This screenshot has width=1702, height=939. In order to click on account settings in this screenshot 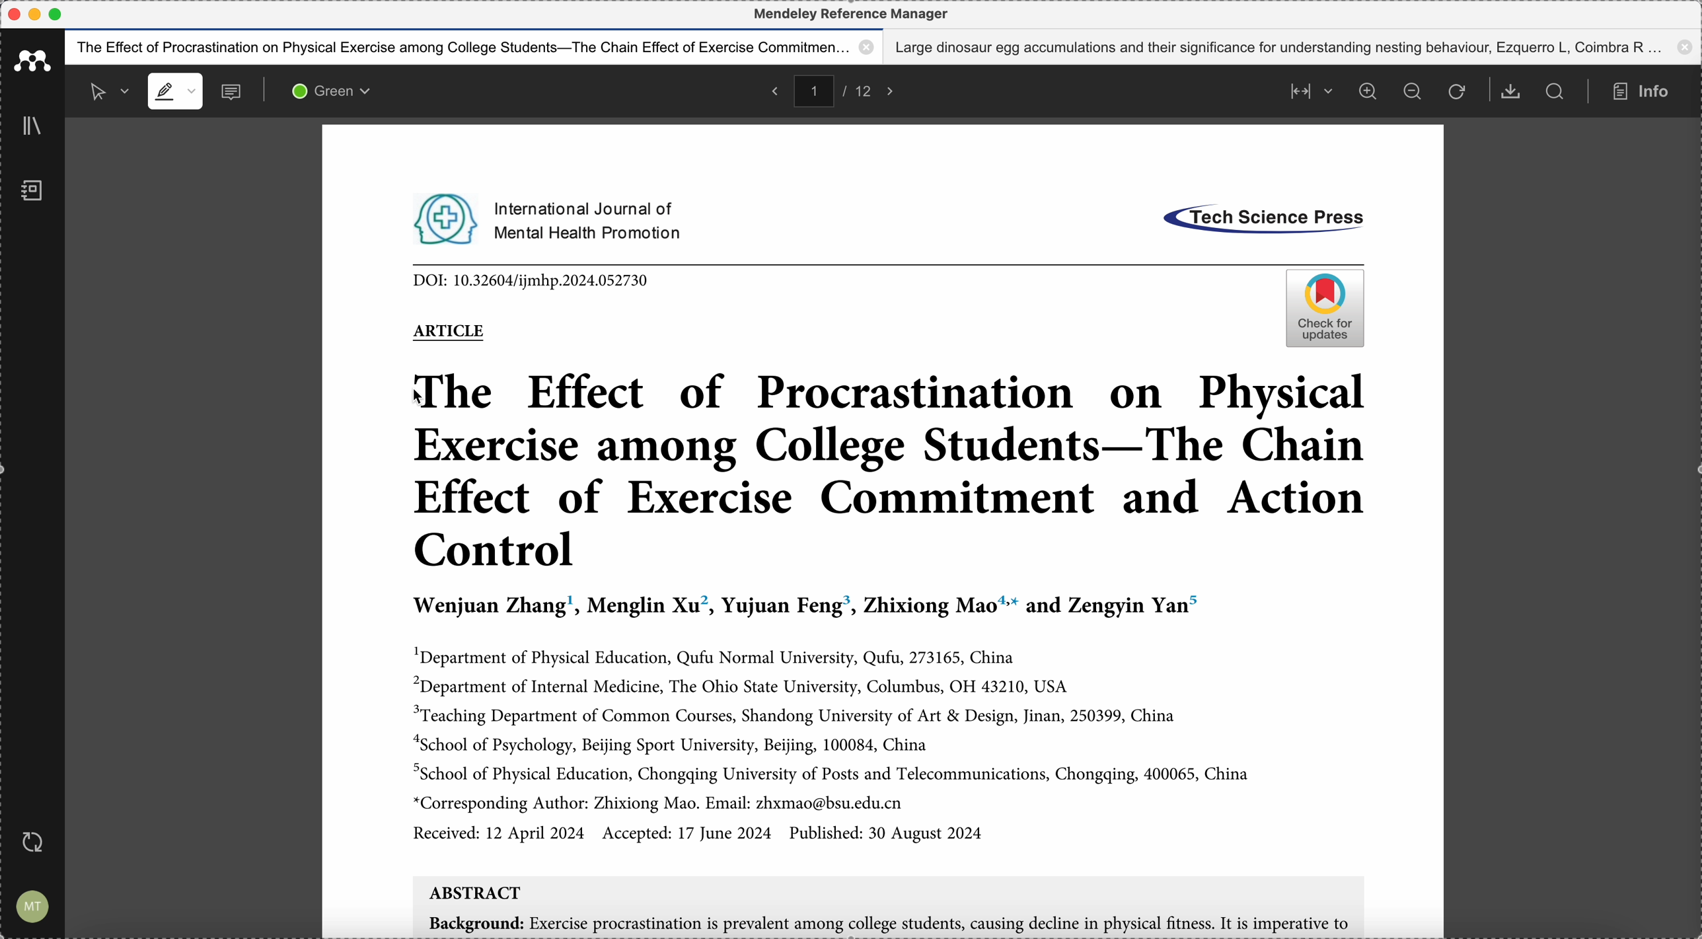, I will do `click(33, 904)`.